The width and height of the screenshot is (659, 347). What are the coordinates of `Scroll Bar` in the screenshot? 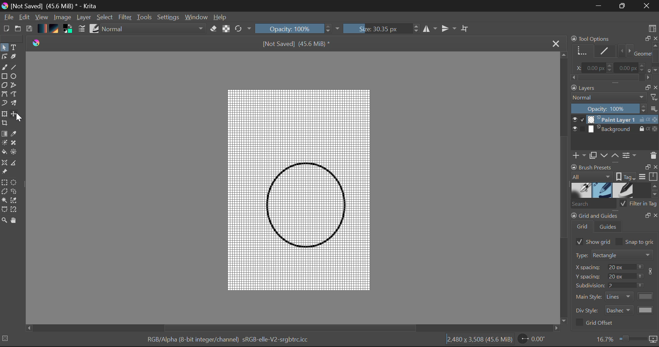 It's located at (294, 327).